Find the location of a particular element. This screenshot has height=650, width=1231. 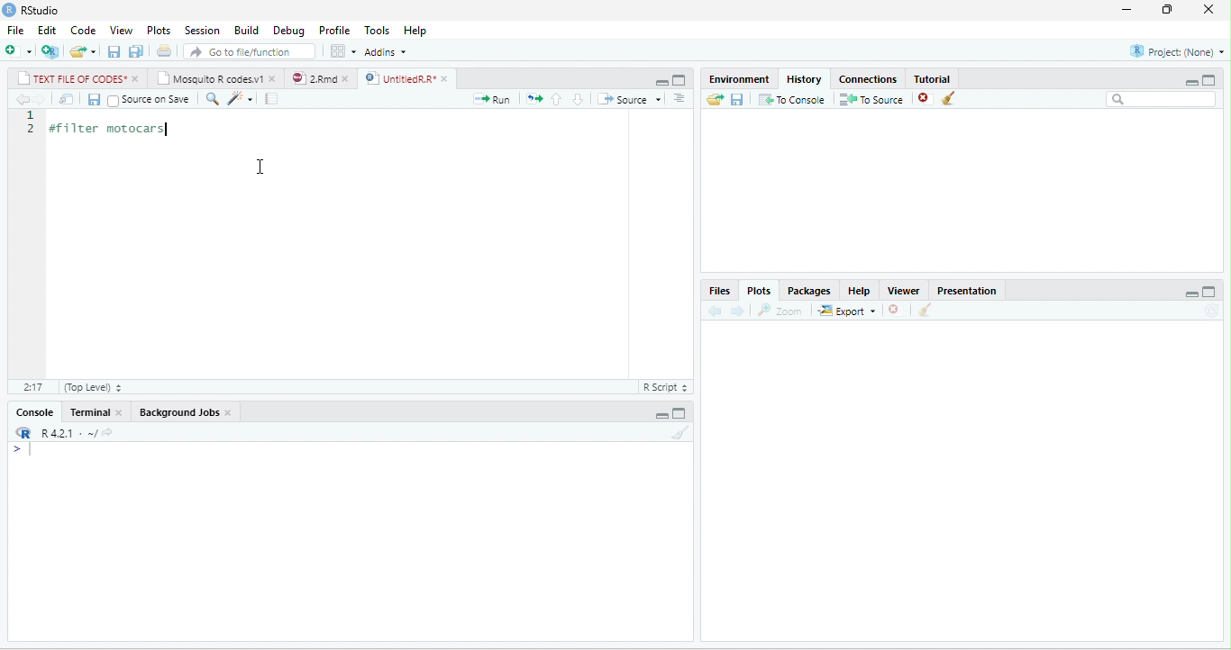

Help is located at coordinates (859, 291).